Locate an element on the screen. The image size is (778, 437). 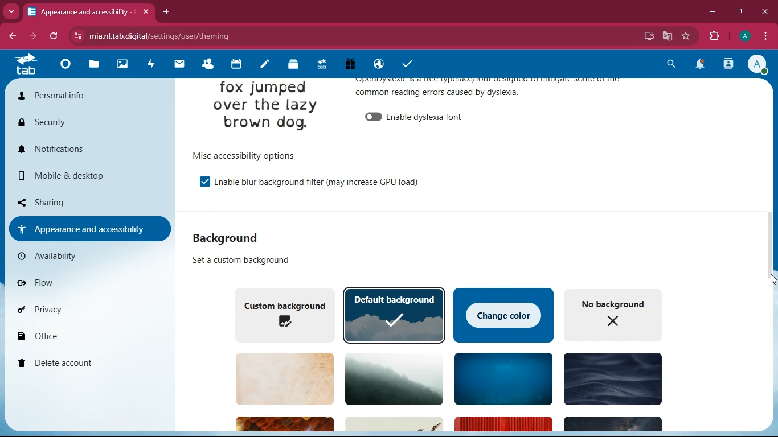
enable is located at coordinates (433, 118).